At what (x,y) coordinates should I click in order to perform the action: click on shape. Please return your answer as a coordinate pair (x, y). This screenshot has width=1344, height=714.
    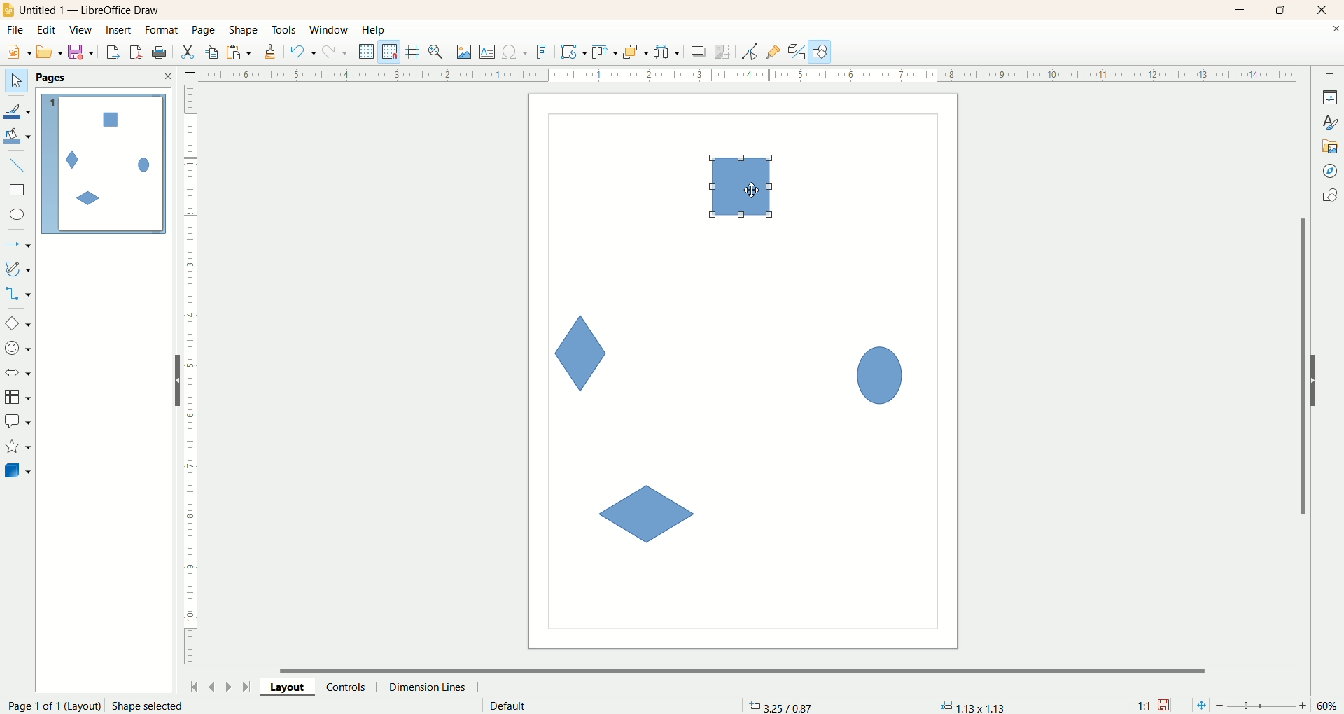
    Looking at the image, I should click on (244, 31).